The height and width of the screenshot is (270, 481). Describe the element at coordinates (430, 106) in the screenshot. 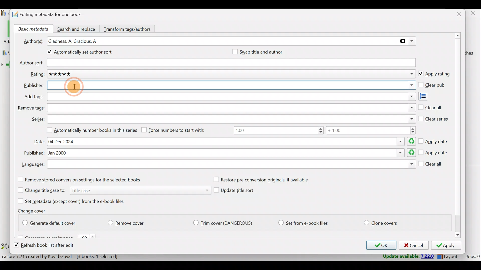

I see `Clear all` at that location.